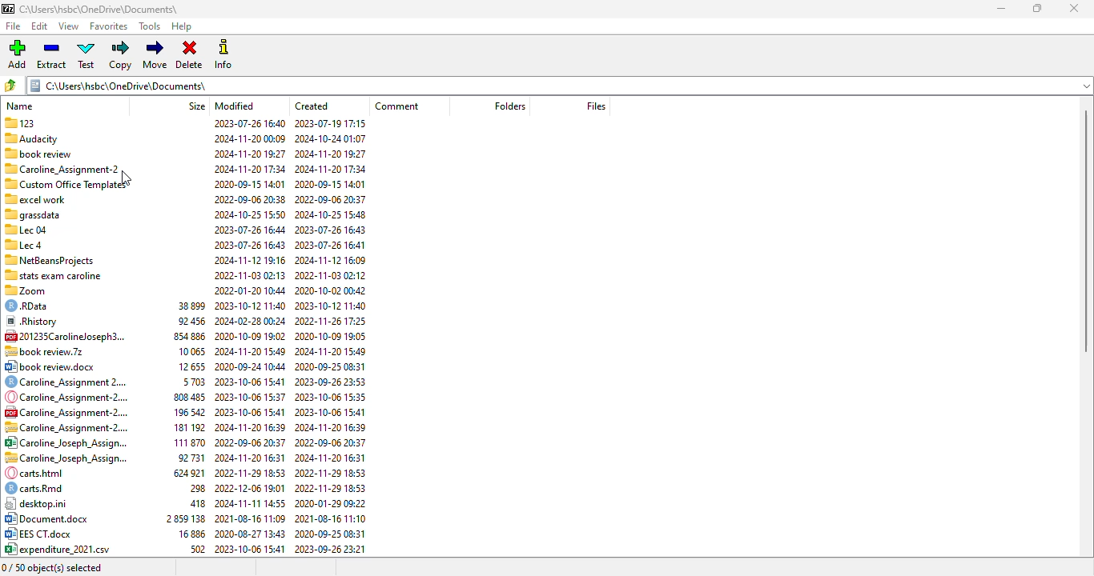 This screenshot has height=576, width=1094. What do you see at coordinates (7, 9) in the screenshot?
I see `7 zip logo` at bounding box center [7, 9].